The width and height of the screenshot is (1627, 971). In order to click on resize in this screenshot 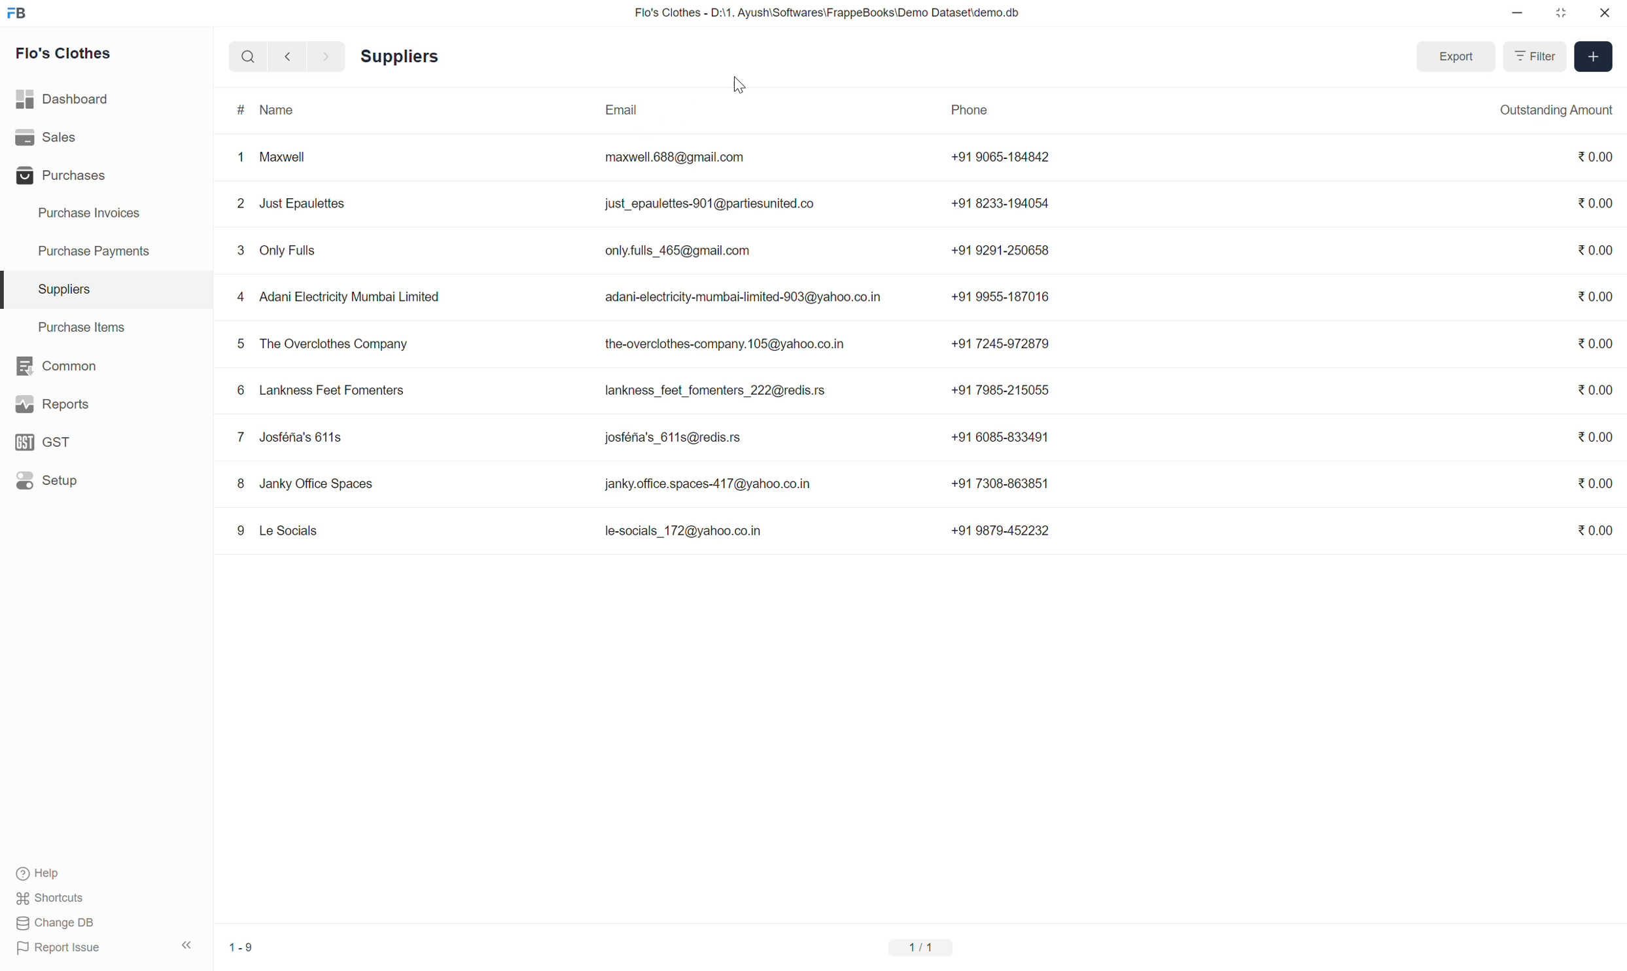, I will do `click(1559, 13)`.